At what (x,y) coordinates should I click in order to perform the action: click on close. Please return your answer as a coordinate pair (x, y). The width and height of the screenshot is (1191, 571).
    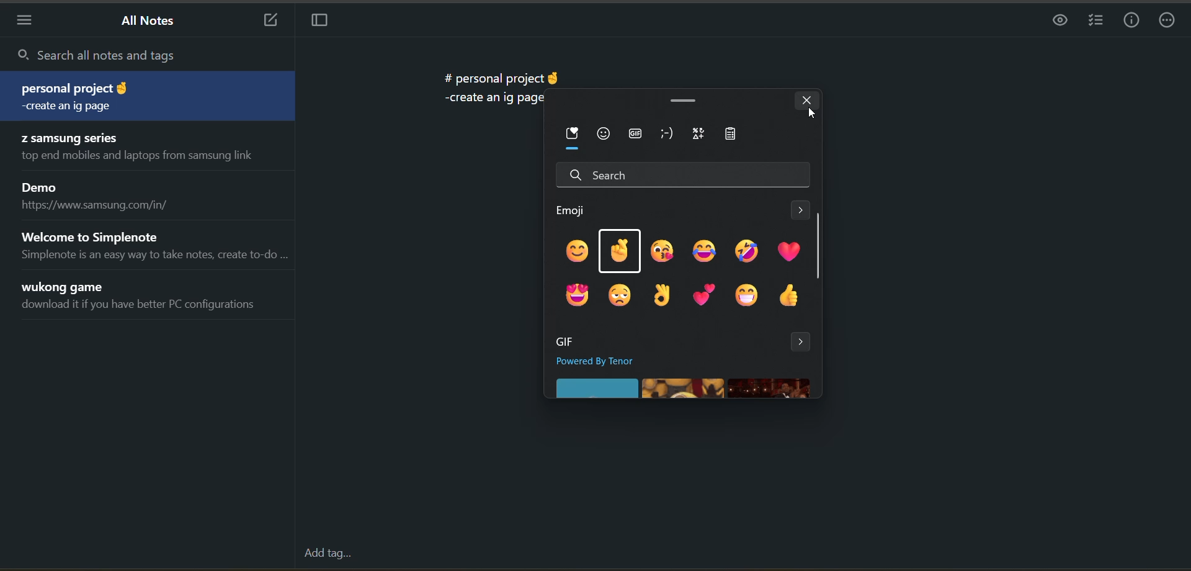
    Looking at the image, I should click on (808, 102).